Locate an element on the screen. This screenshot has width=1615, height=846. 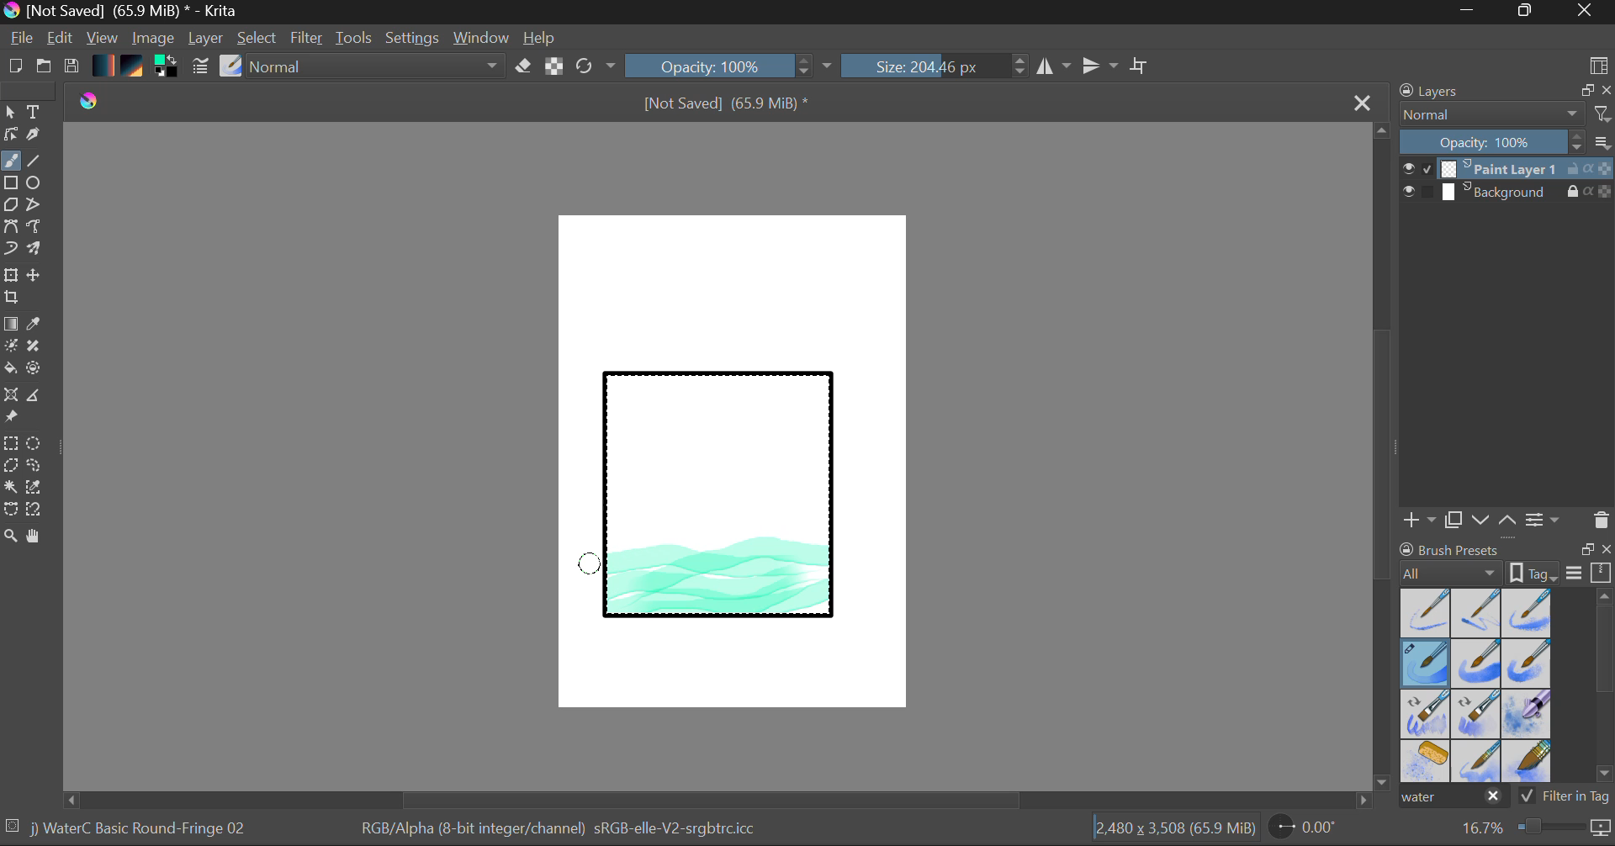
Tools is located at coordinates (355, 39).